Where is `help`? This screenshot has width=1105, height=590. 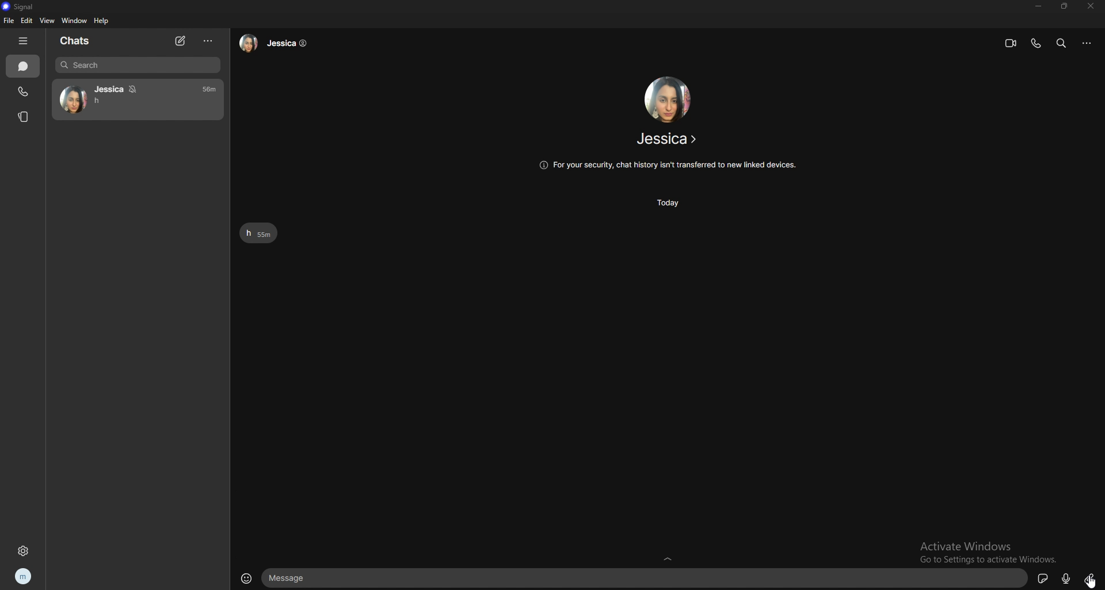 help is located at coordinates (101, 21).